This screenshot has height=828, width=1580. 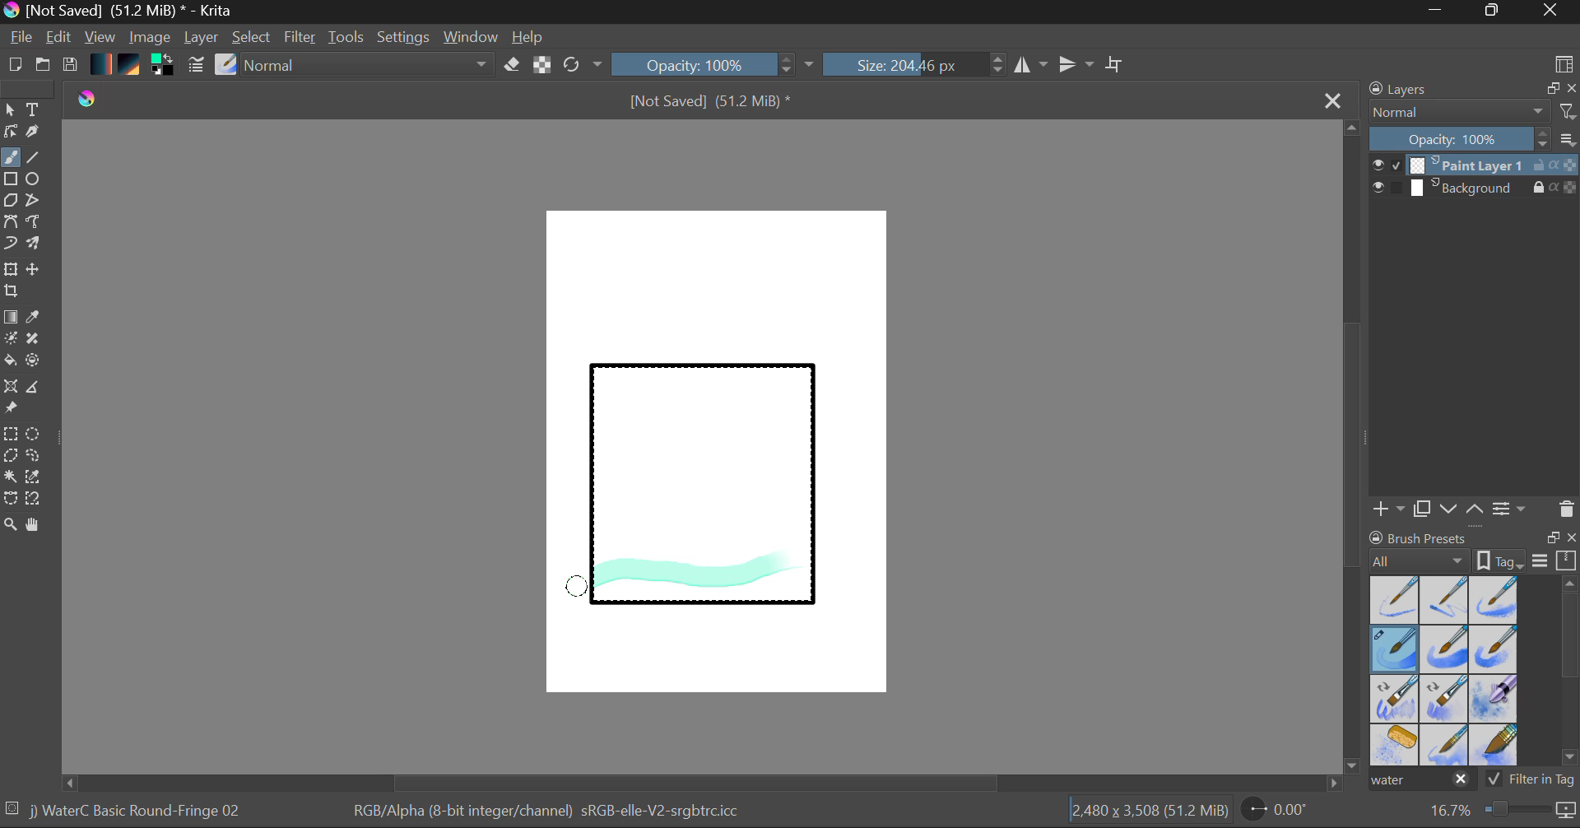 I want to click on Image, so click(x=151, y=39).